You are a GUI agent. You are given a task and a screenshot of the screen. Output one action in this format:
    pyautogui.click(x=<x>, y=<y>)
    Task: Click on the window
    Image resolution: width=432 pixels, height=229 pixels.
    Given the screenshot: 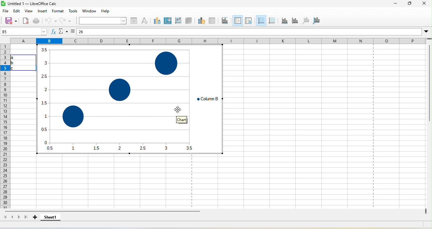 What is the action you would take?
    pyautogui.click(x=90, y=11)
    